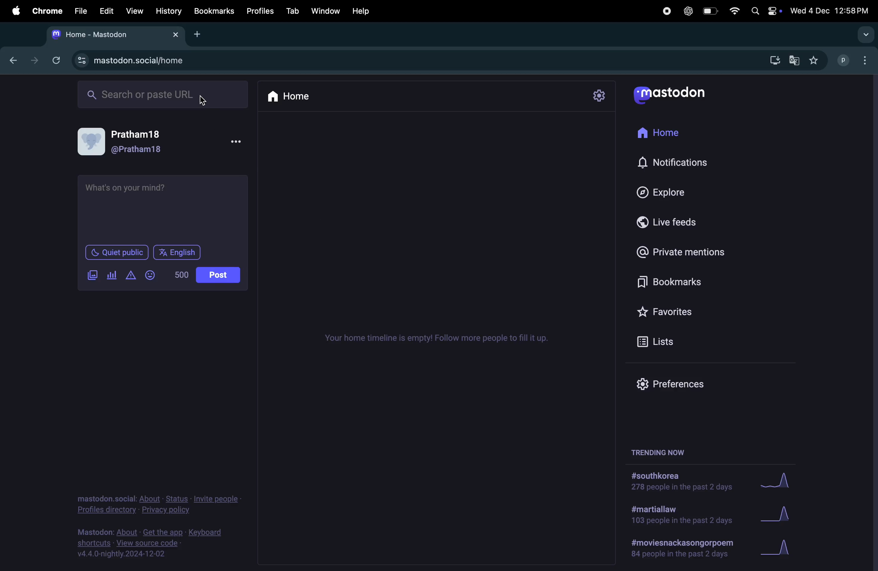 The height and width of the screenshot is (571, 878). Describe the element at coordinates (12, 61) in the screenshot. I see `go back` at that location.